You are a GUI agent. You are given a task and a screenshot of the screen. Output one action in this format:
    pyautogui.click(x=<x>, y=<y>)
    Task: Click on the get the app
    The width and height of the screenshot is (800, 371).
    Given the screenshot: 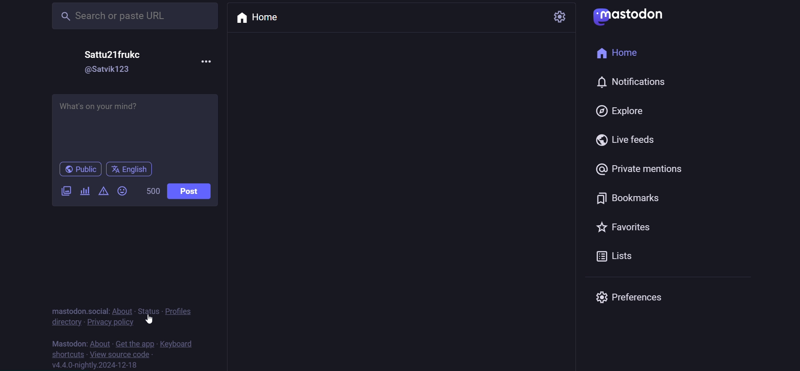 What is the action you would take?
    pyautogui.click(x=134, y=343)
    